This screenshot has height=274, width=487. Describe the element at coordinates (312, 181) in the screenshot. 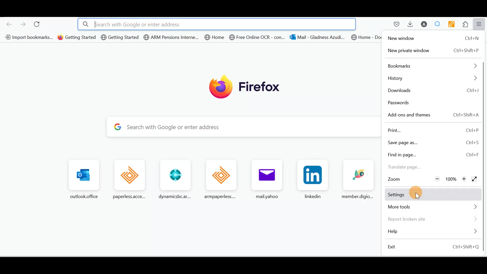

I see `linkedin` at that location.